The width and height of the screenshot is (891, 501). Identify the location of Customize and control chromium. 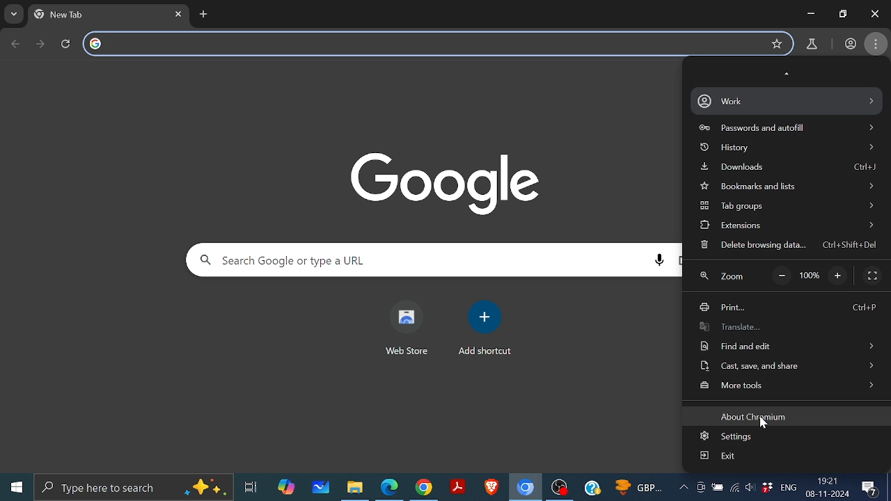
(876, 44).